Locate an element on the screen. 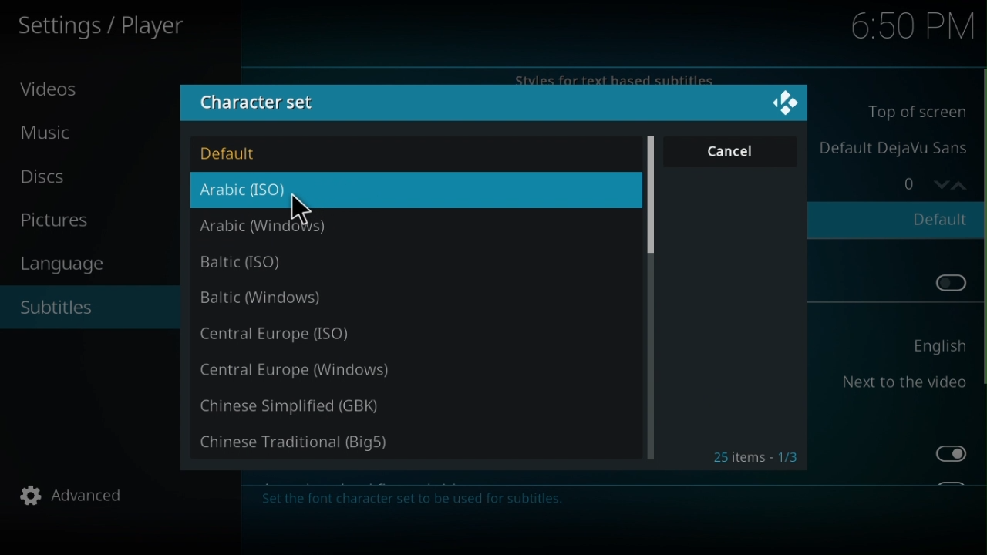 The height and width of the screenshot is (555, 987). Toggle is located at coordinates (948, 454).